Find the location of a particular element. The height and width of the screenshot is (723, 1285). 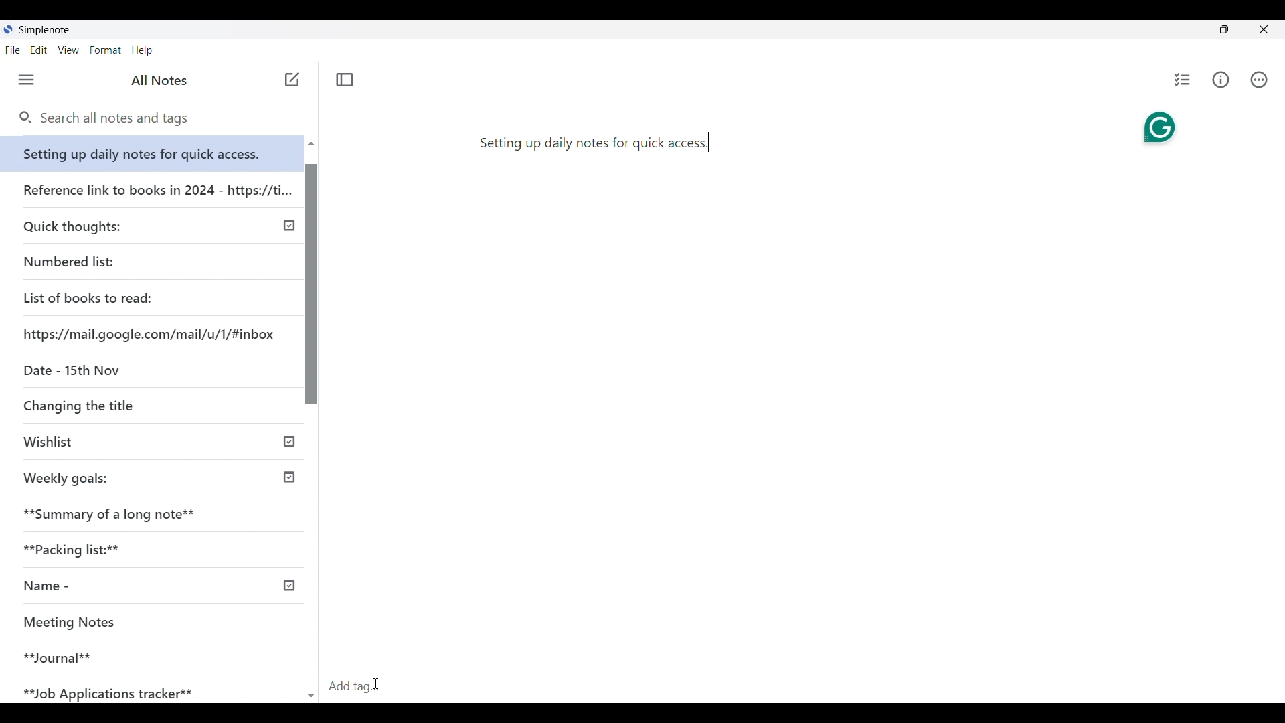

Date is located at coordinates (69, 369).